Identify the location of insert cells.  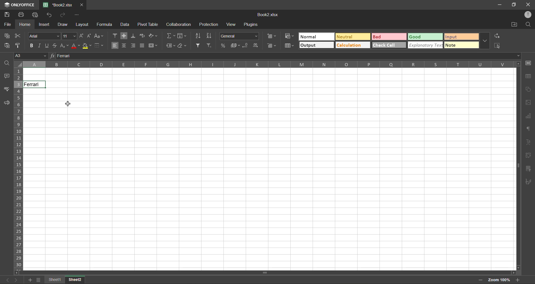
(273, 36).